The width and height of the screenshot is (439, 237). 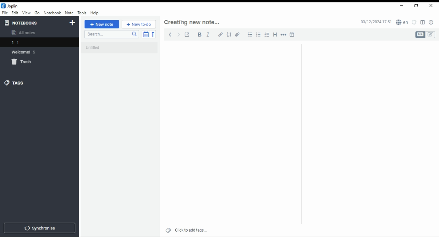 I want to click on heading, so click(x=275, y=35).